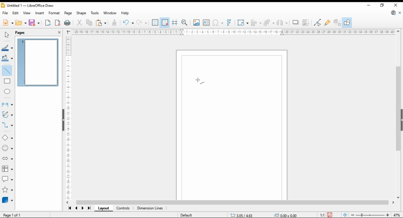 The image size is (403, 218). I want to click on symbol shapes, so click(8, 148).